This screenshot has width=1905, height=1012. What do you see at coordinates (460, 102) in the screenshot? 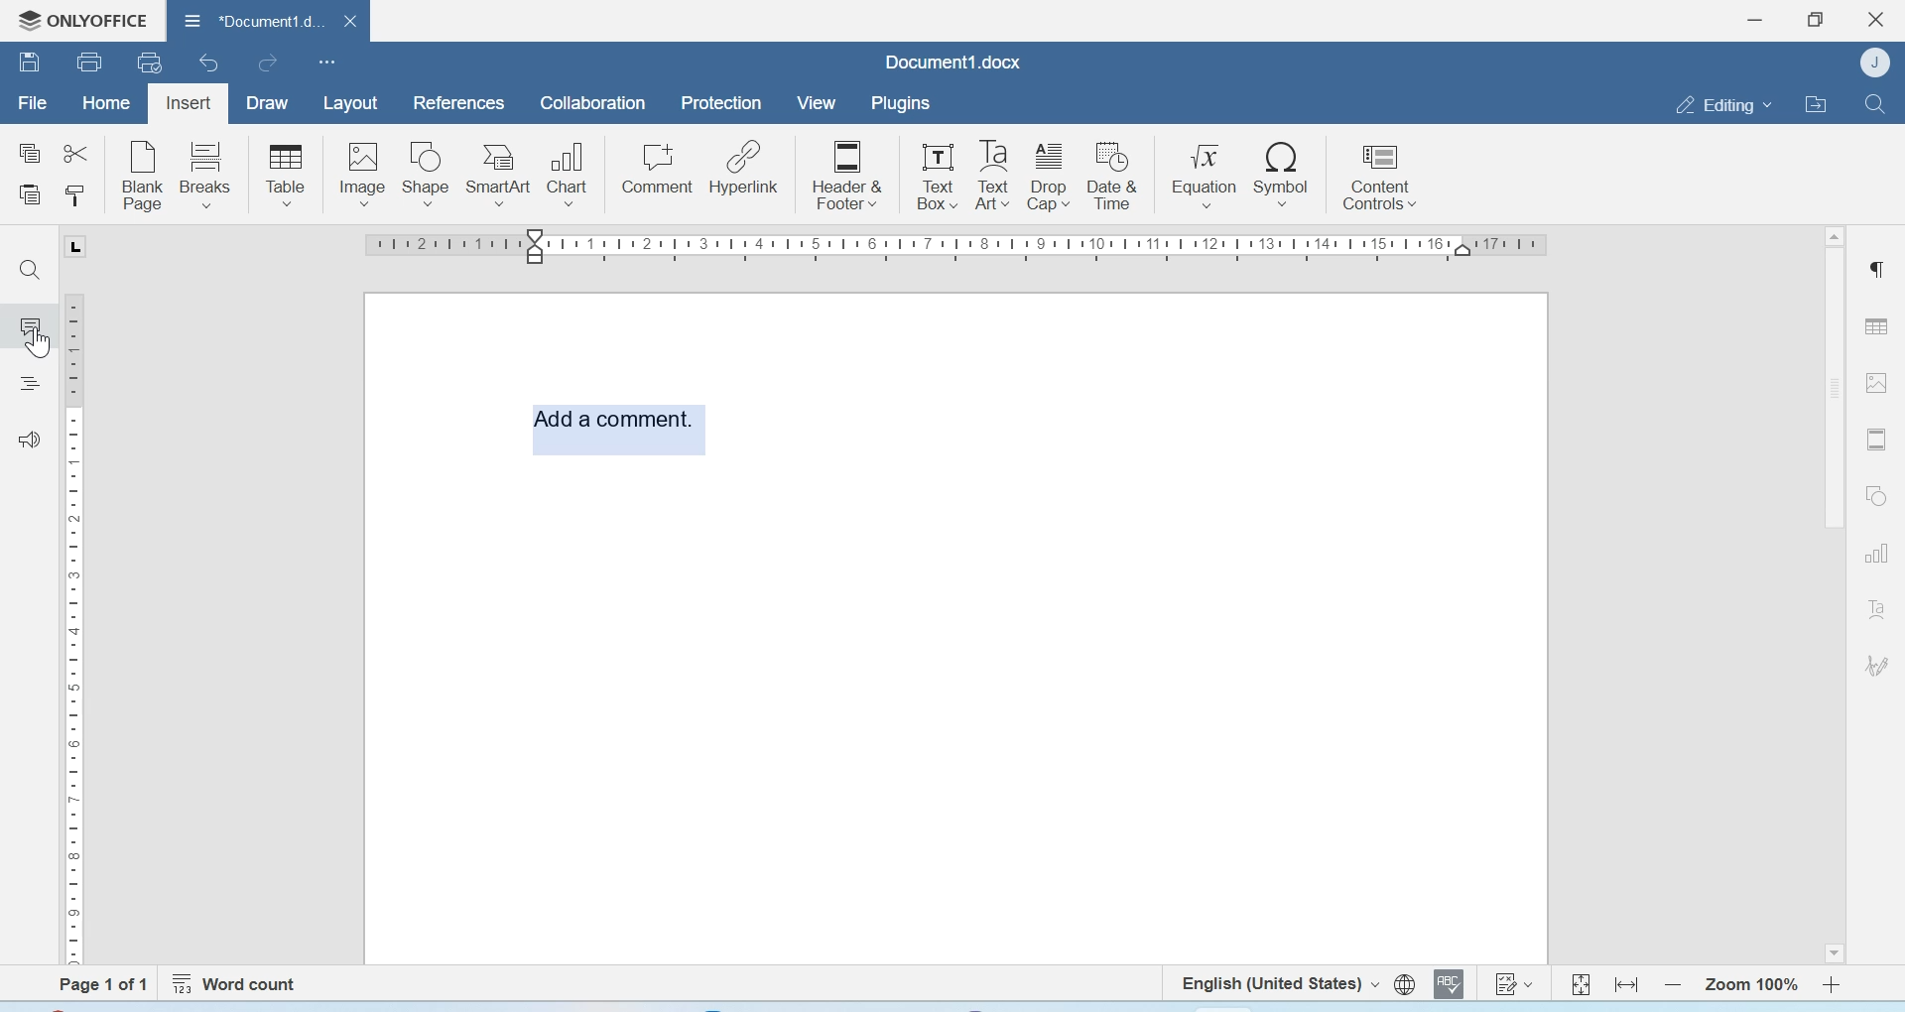
I see `References` at bounding box center [460, 102].